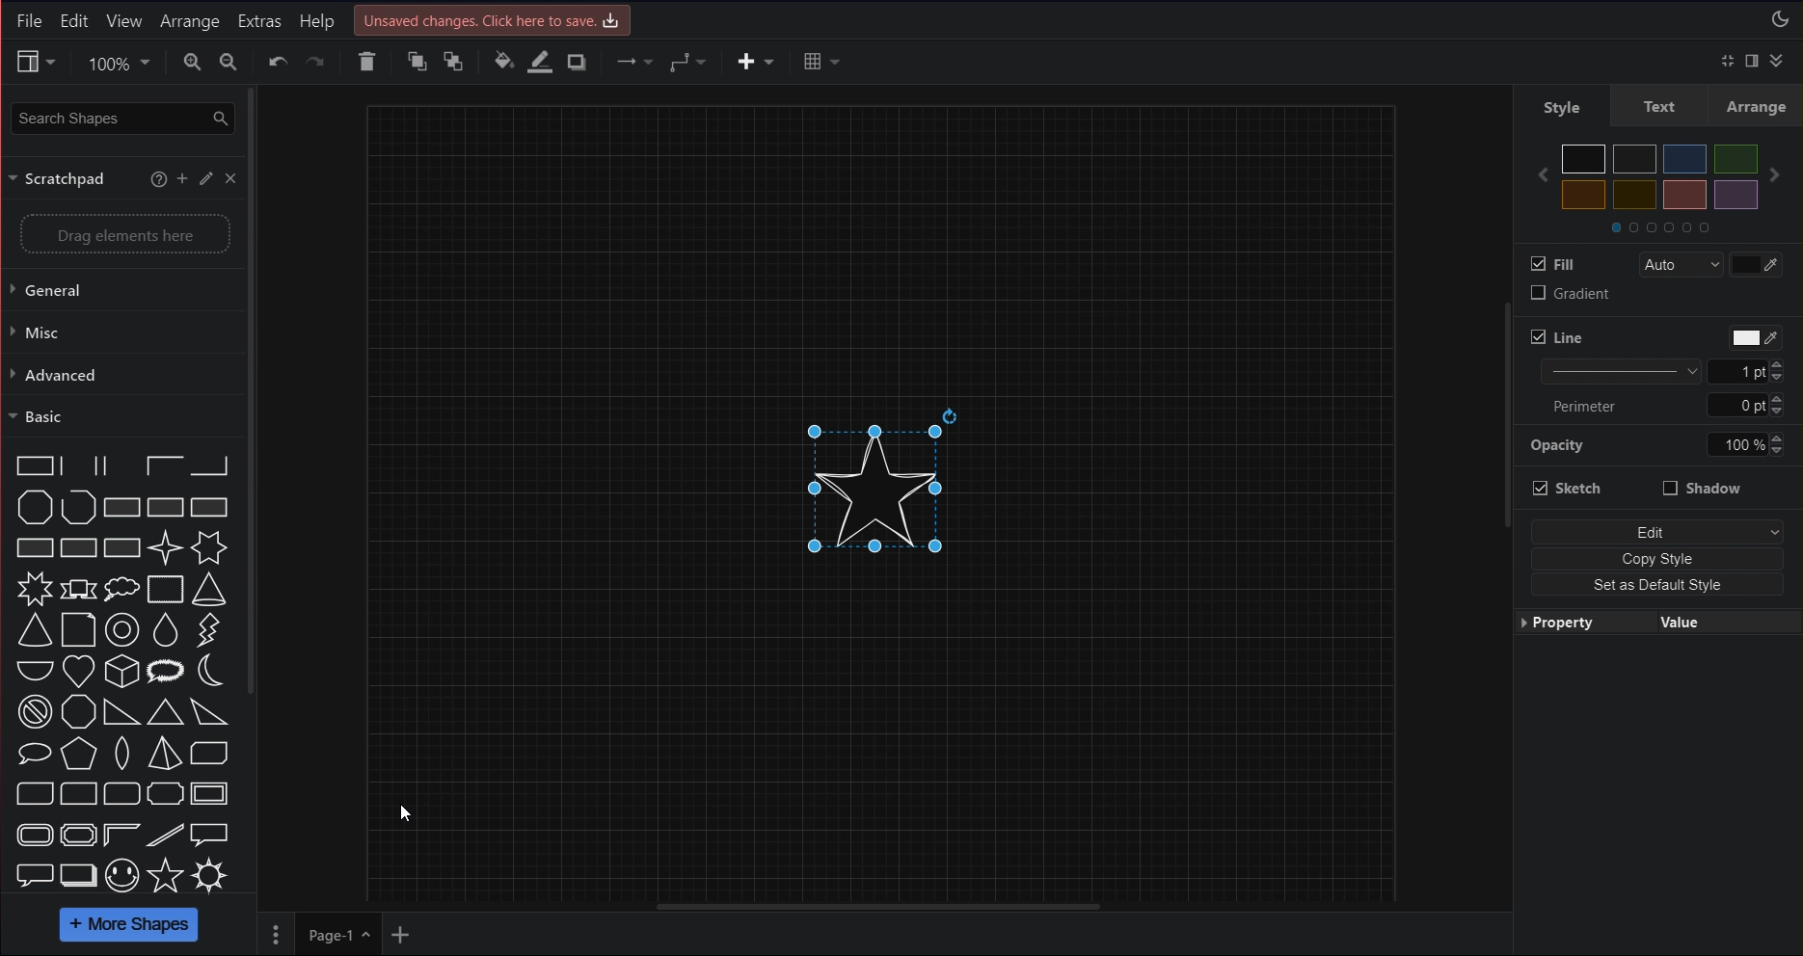  Describe the element at coordinates (121, 589) in the screenshot. I see `cloud callout` at that location.